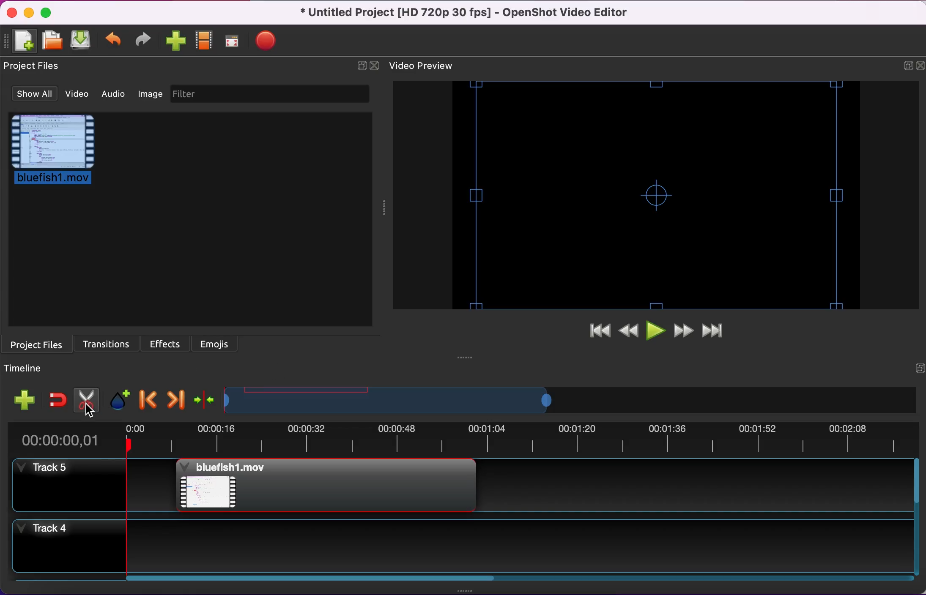 Image resolution: width=926 pixels, height=595 pixels. I want to click on new project, so click(23, 41).